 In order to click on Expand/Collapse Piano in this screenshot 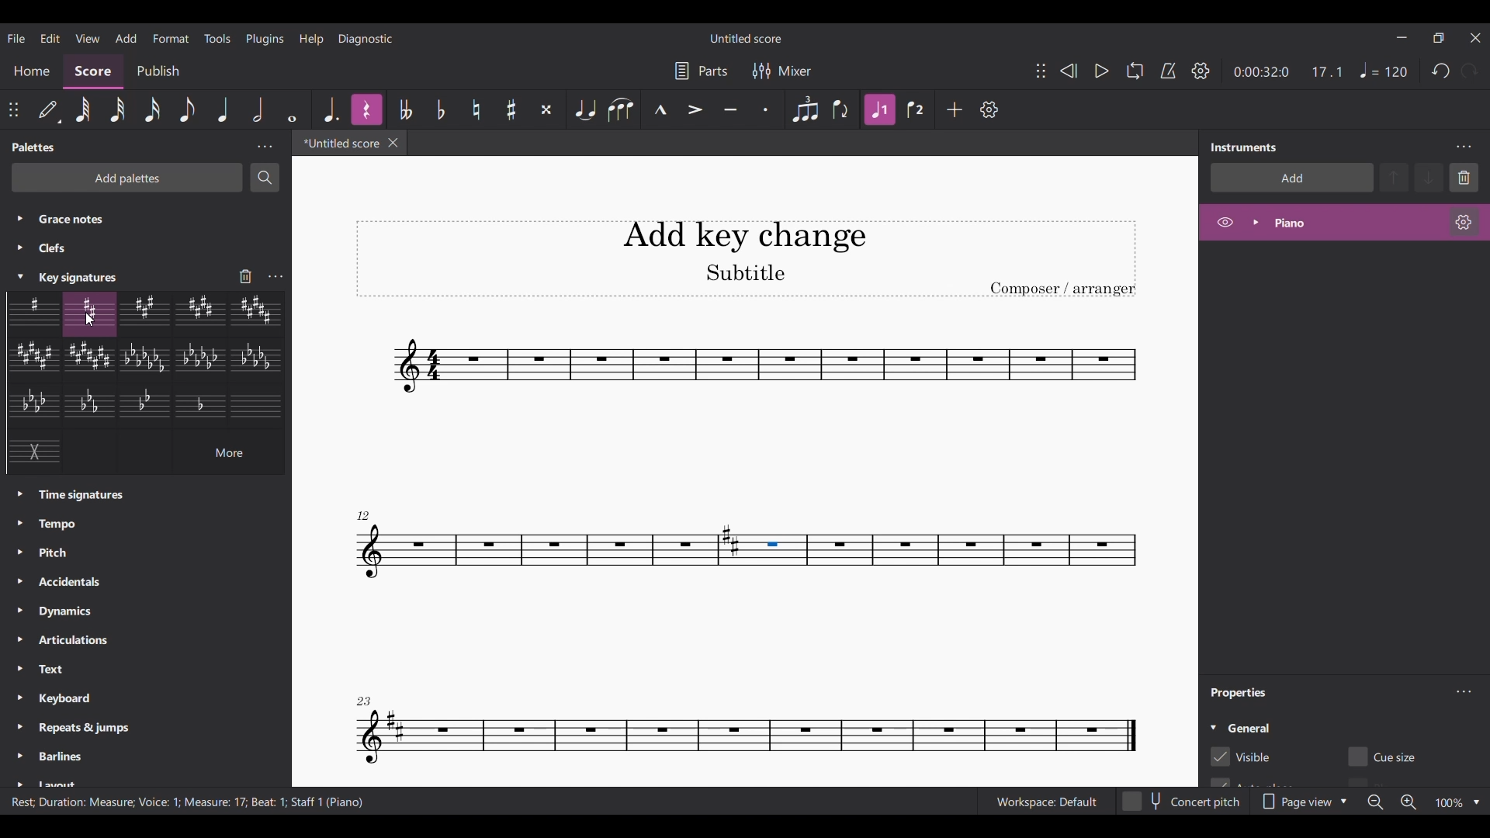, I will do `click(1256, 223)`.